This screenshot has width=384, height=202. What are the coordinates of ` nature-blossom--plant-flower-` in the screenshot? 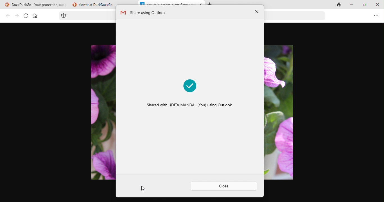 It's located at (167, 3).